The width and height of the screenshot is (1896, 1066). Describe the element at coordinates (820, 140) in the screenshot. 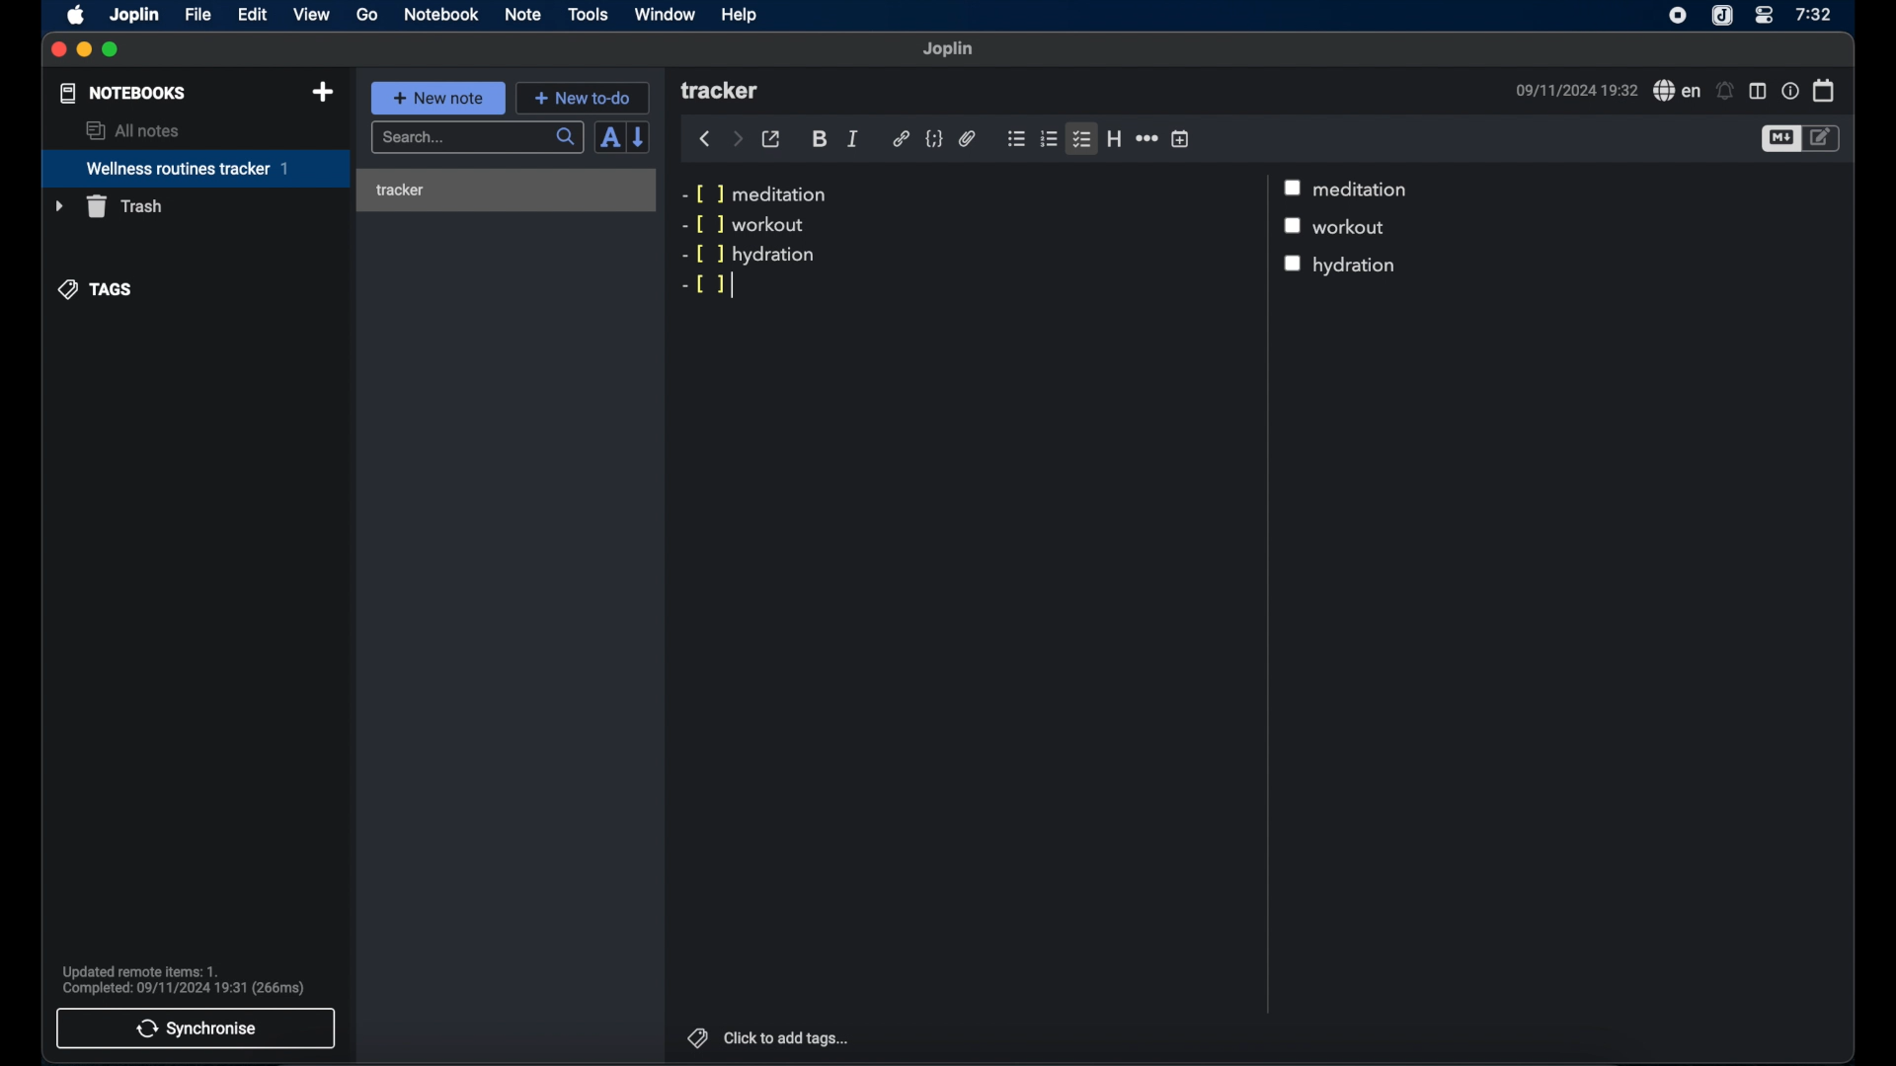

I see `bold` at that location.